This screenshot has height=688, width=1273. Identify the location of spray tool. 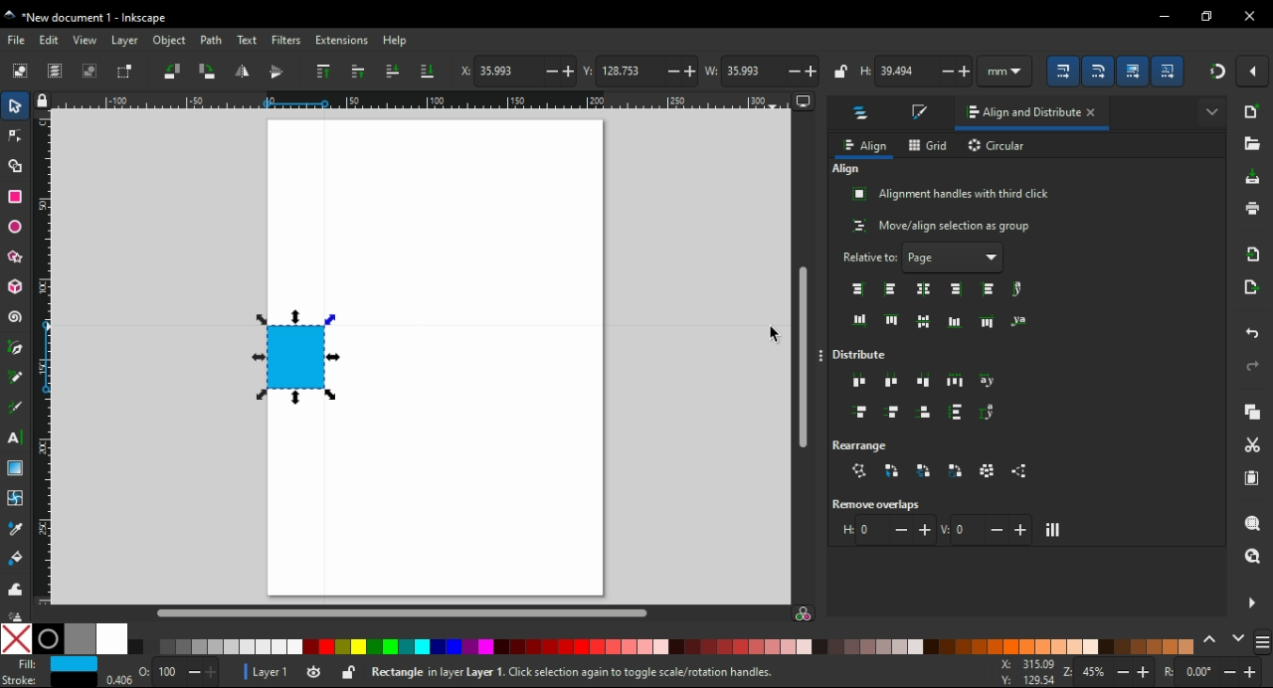
(18, 612).